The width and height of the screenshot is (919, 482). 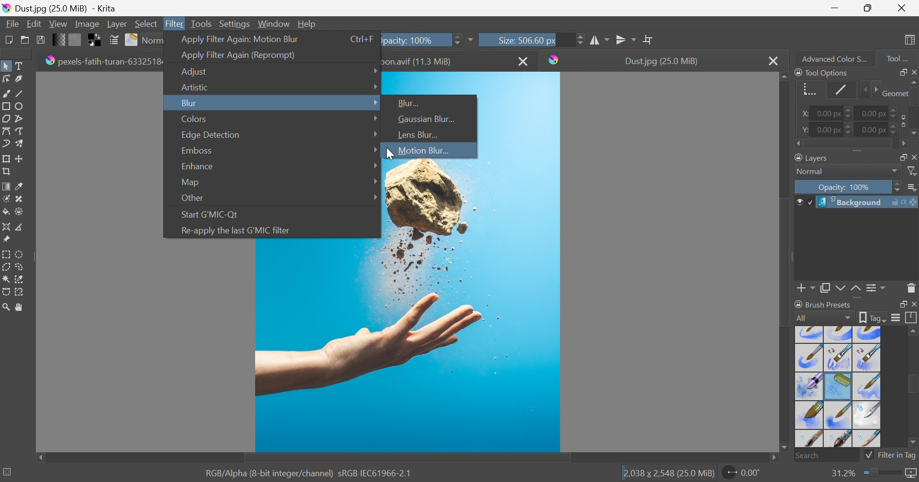 What do you see at coordinates (211, 135) in the screenshot?
I see `Edge Detection` at bounding box center [211, 135].